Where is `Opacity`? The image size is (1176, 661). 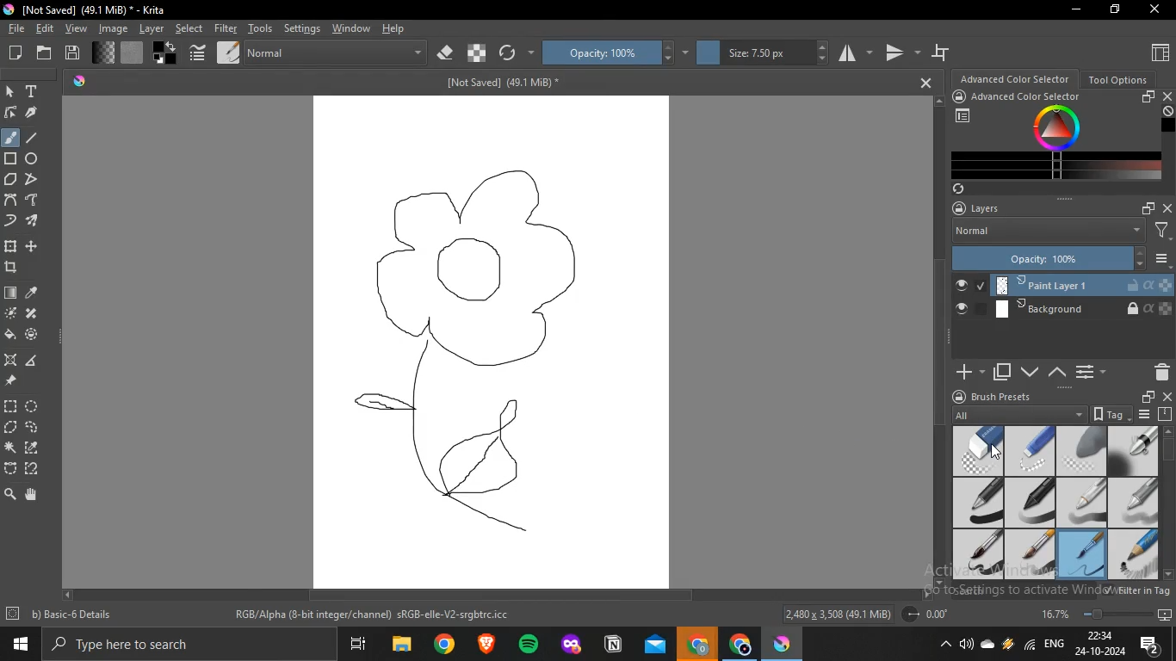 Opacity is located at coordinates (1049, 256).